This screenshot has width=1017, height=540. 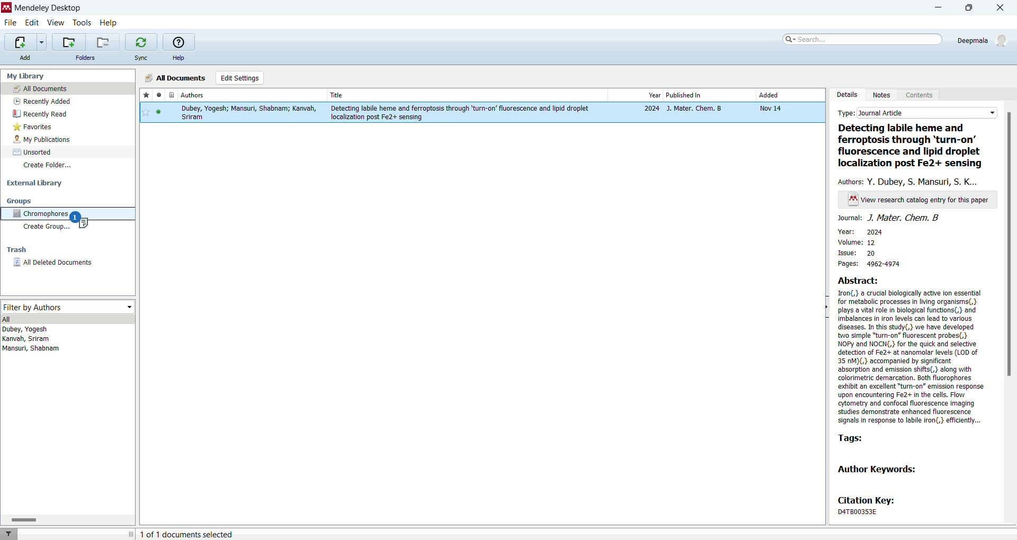 I want to click on journal: J. mater. Chem. B, so click(x=889, y=218).